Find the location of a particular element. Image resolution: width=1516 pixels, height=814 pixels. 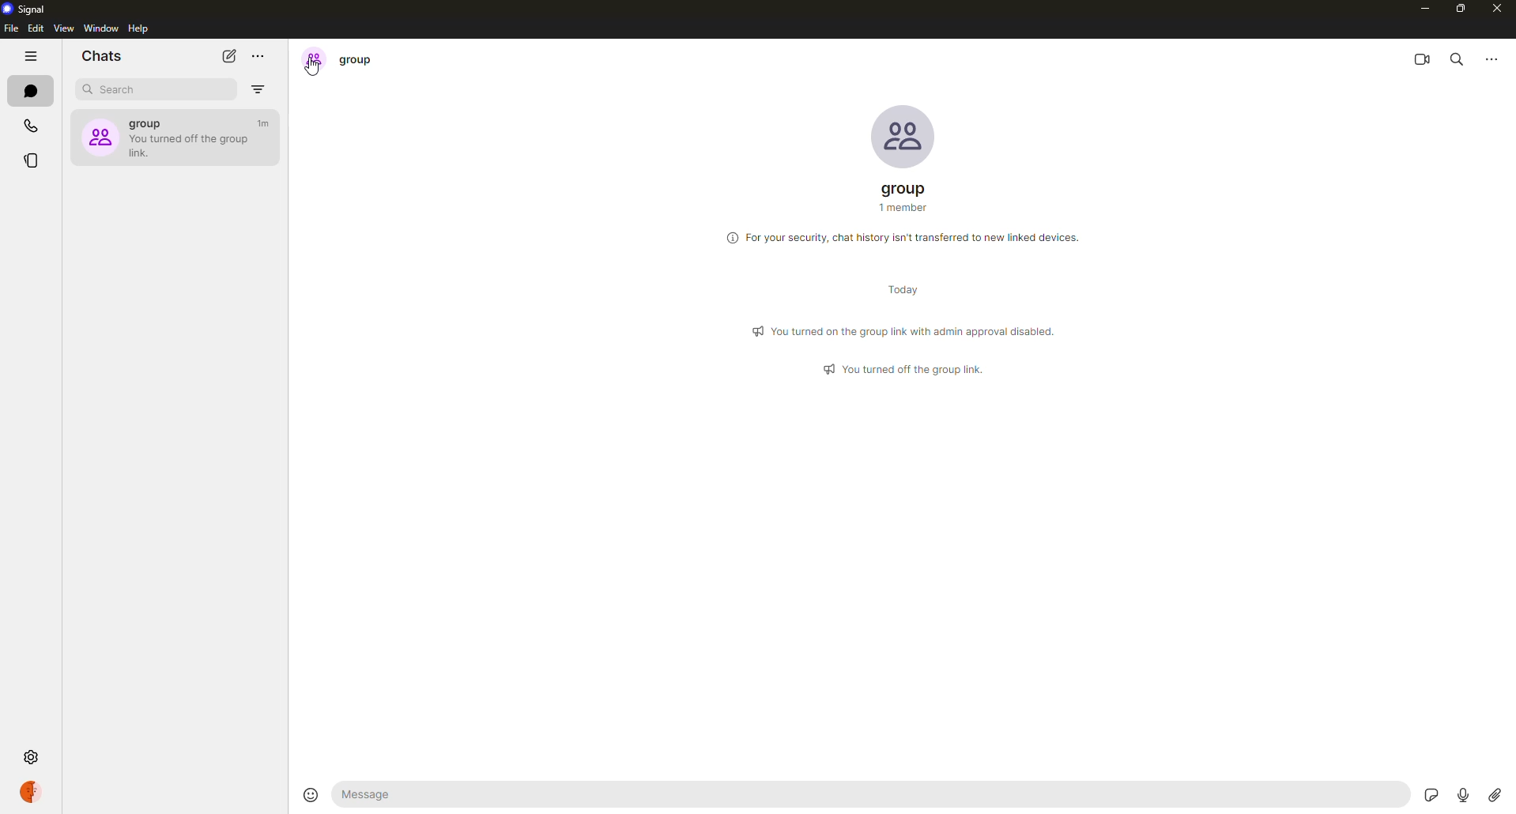

more is located at coordinates (258, 56).